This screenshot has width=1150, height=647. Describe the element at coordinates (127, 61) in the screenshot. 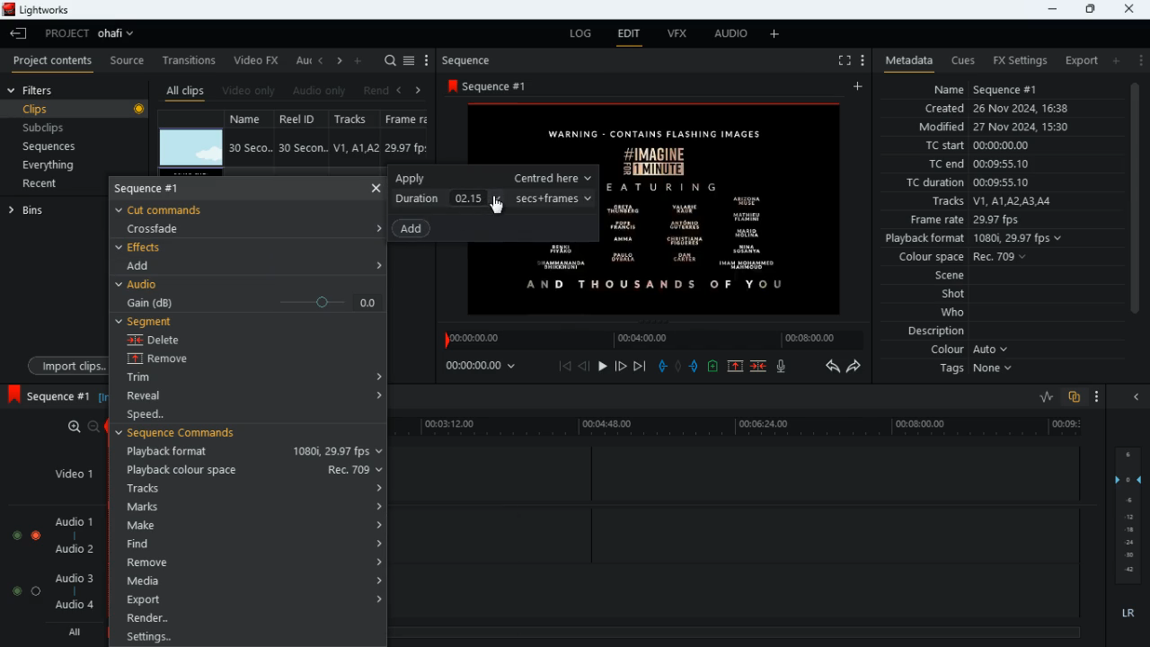

I see `source` at that location.